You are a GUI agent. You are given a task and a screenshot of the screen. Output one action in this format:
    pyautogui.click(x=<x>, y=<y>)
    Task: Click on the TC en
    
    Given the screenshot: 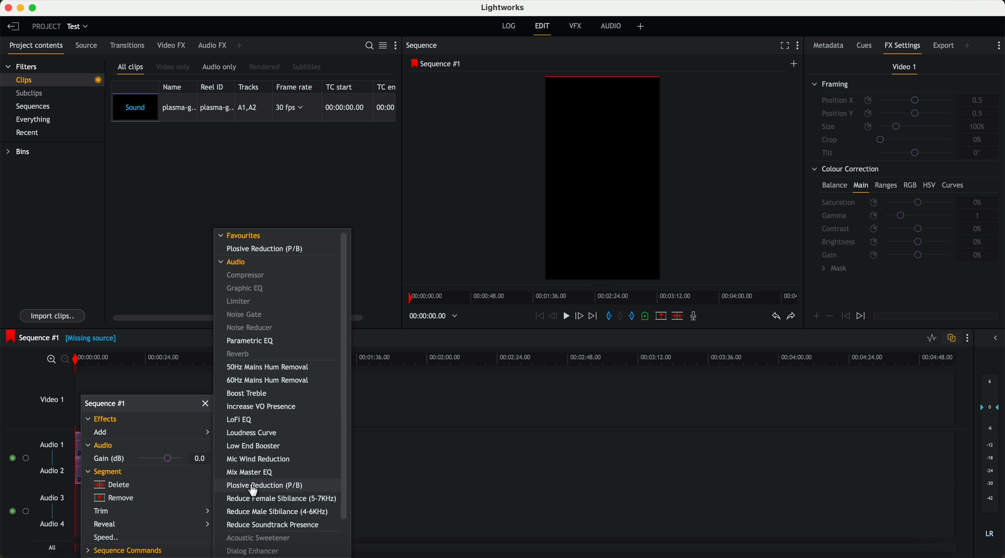 What is the action you would take?
    pyautogui.click(x=387, y=86)
    